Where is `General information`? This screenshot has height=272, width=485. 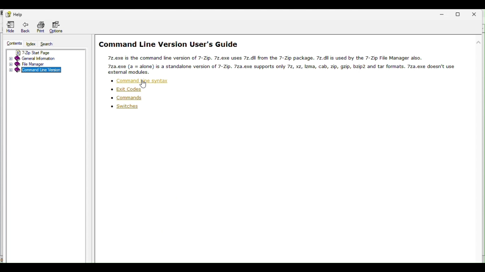 General information is located at coordinates (38, 58).